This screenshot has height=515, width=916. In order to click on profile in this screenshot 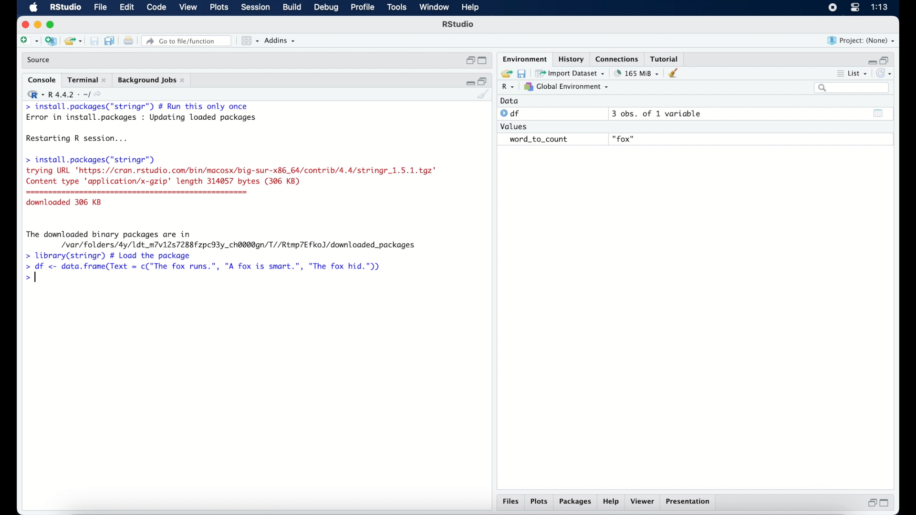, I will do `click(362, 8)`.